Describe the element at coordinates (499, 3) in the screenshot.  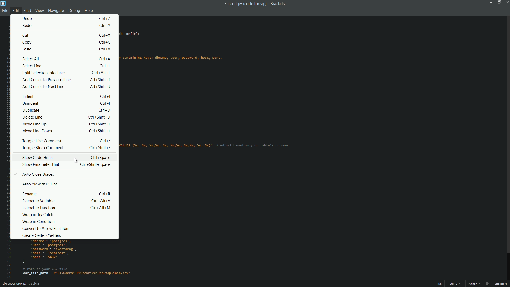
I see `maximize` at that location.